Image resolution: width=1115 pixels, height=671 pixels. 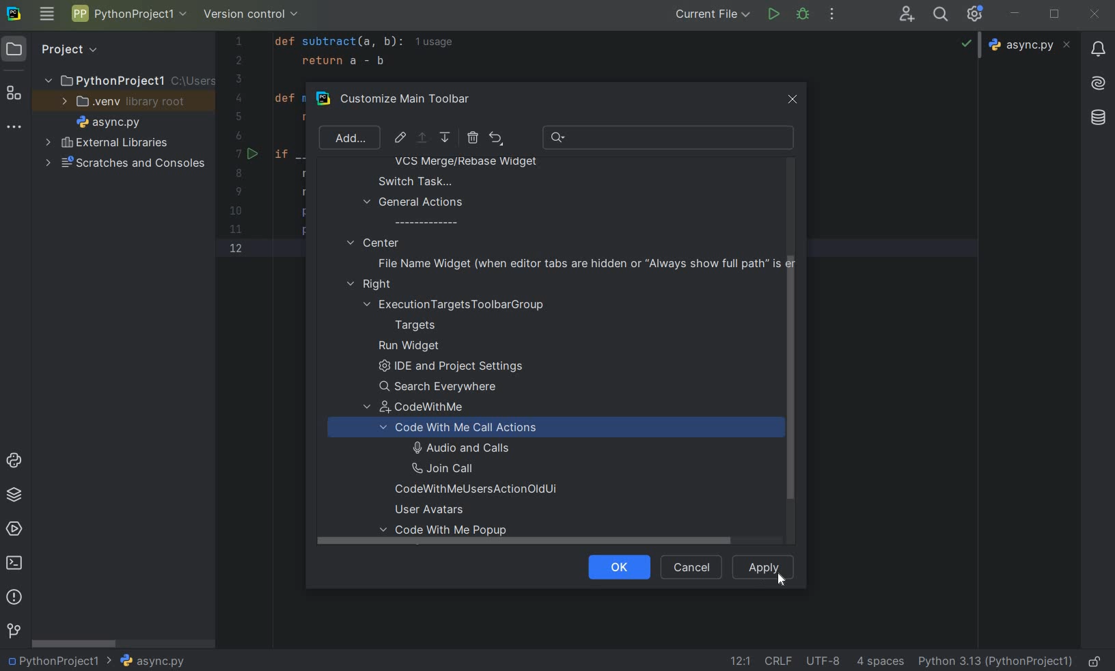 I want to click on PROJECT, so click(x=58, y=49).